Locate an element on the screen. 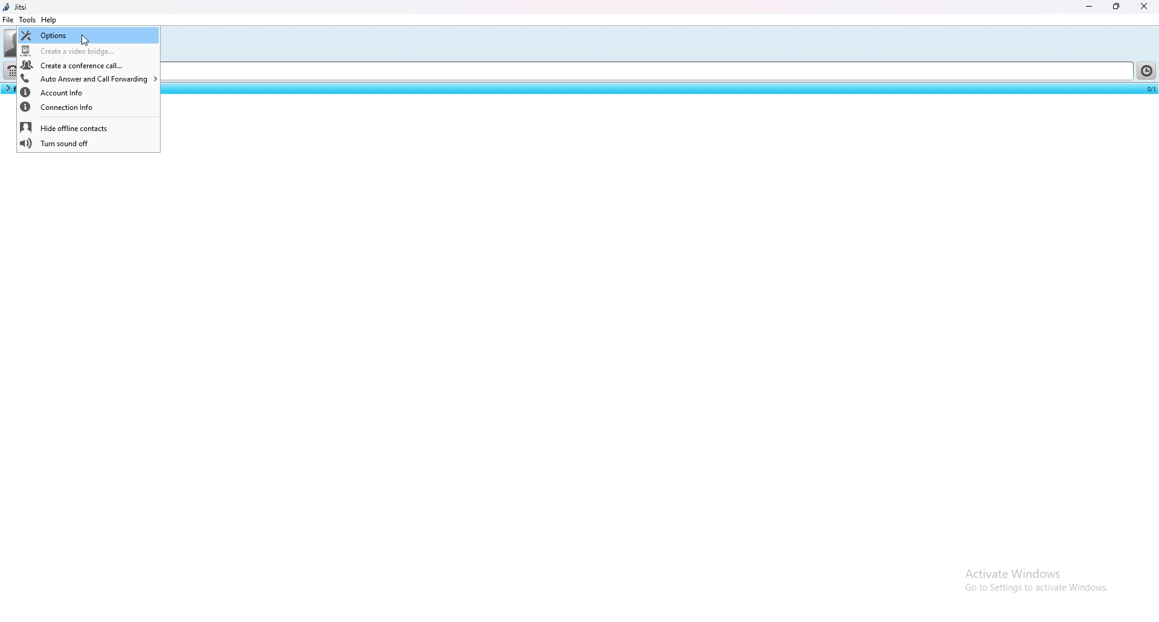 The width and height of the screenshot is (1159, 622). resize is located at coordinates (1118, 7).